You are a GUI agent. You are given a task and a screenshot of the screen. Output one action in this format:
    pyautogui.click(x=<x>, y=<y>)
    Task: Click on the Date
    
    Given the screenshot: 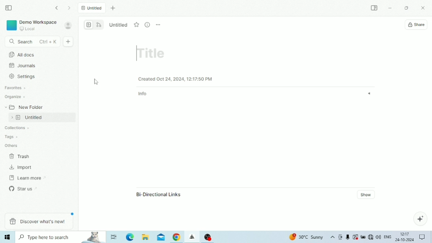 What is the action you would take?
    pyautogui.click(x=404, y=240)
    